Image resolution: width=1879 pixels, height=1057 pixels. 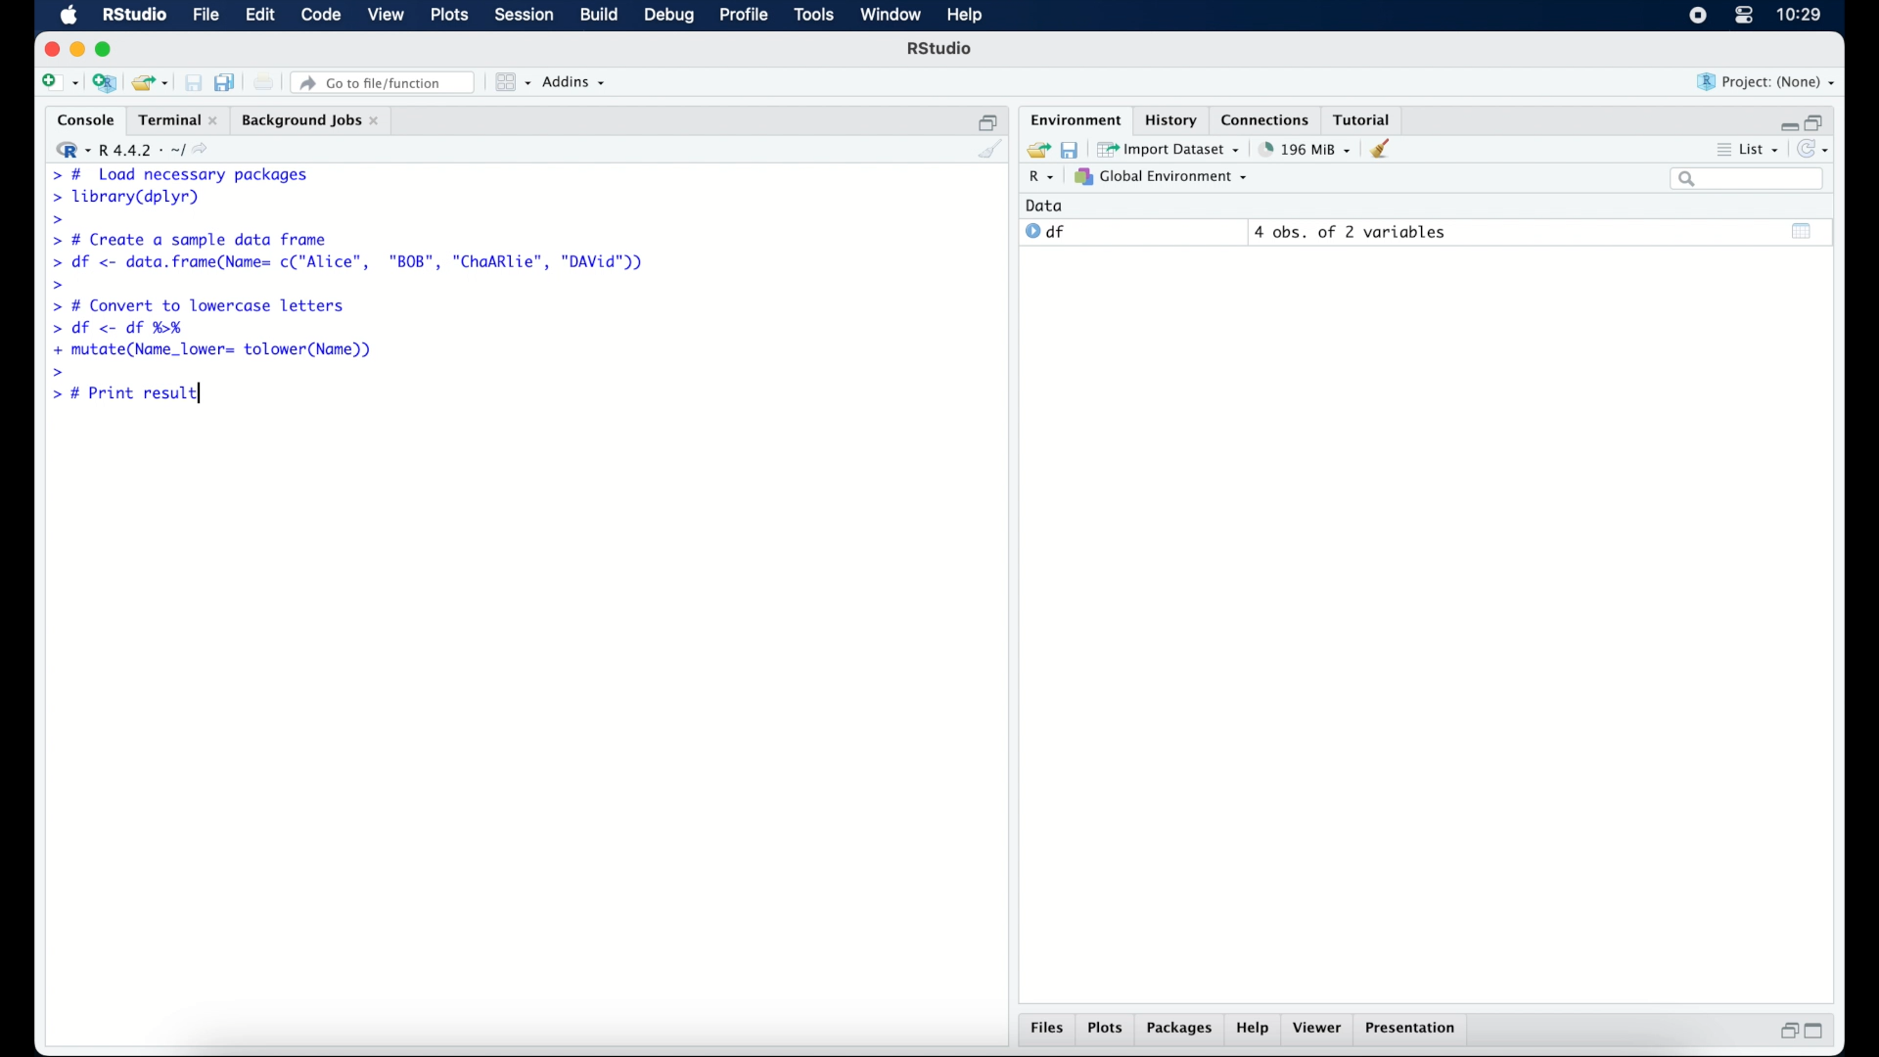 I want to click on clear workspace, so click(x=1387, y=150).